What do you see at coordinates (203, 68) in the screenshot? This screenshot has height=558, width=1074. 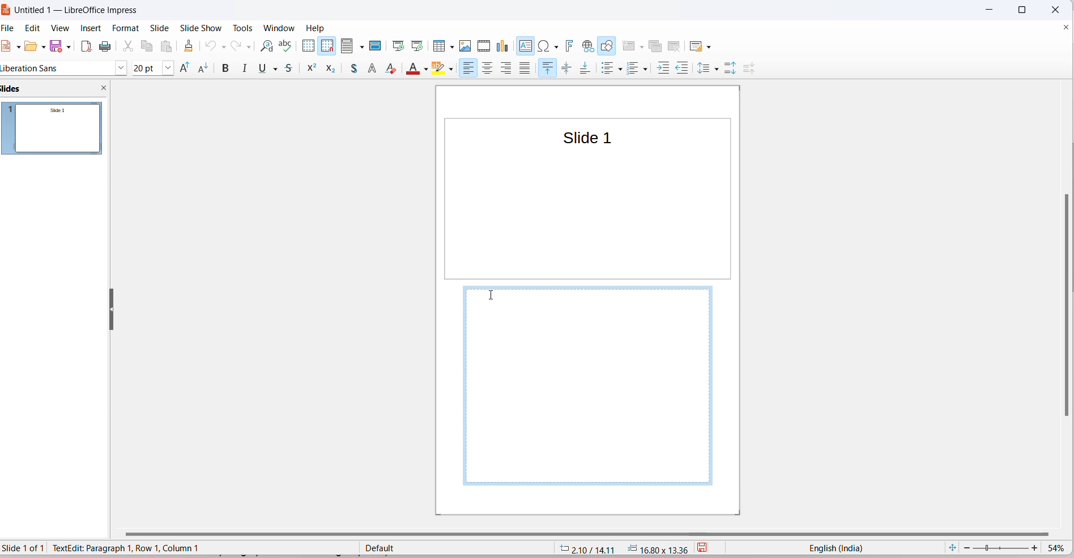 I see `curves and polygons options` at bounding box center [203, 68].